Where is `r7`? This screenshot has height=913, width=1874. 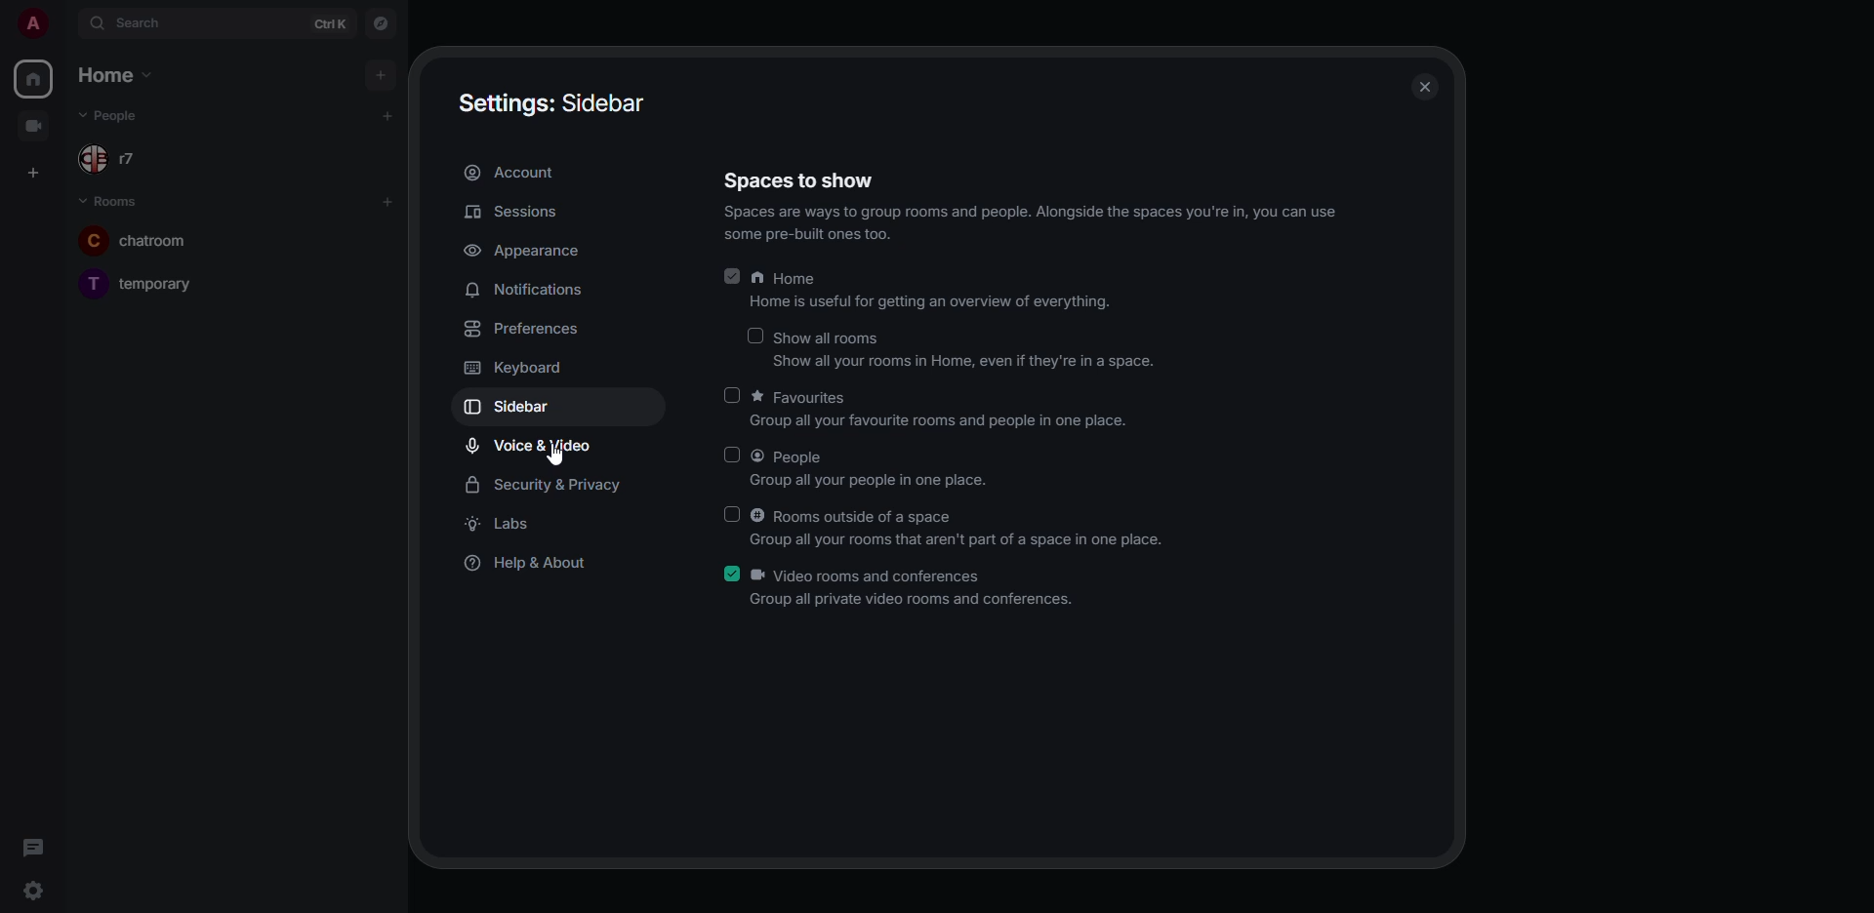 r7 is located at coordinates (121, 160).